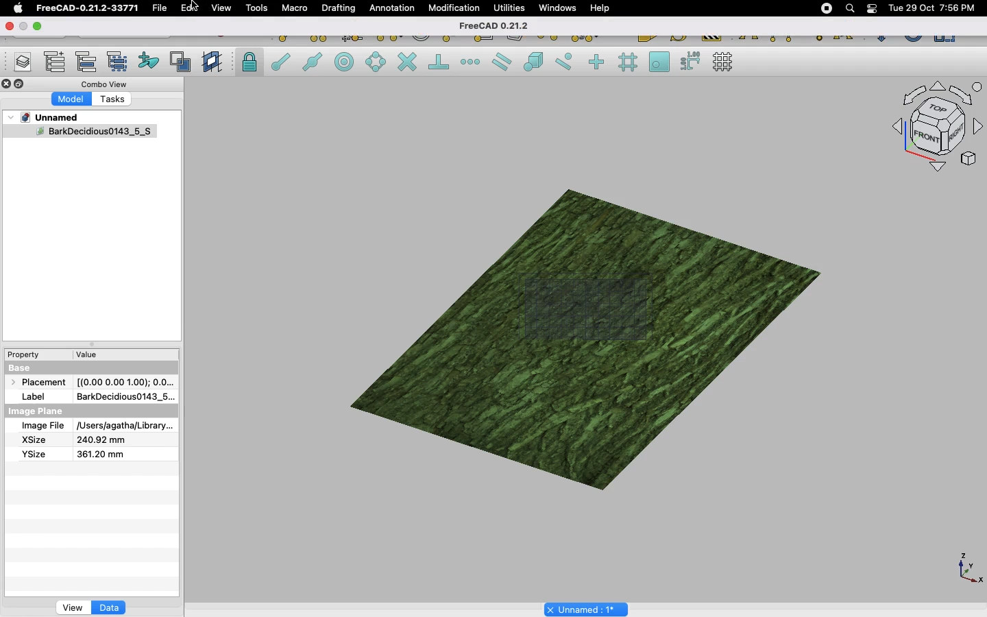  I want to click on close, so click(8, 27).